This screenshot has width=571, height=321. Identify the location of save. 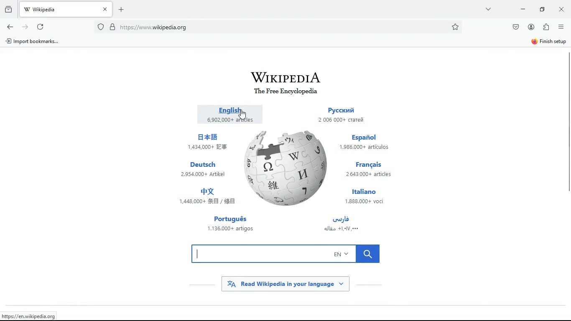
(515, 27).